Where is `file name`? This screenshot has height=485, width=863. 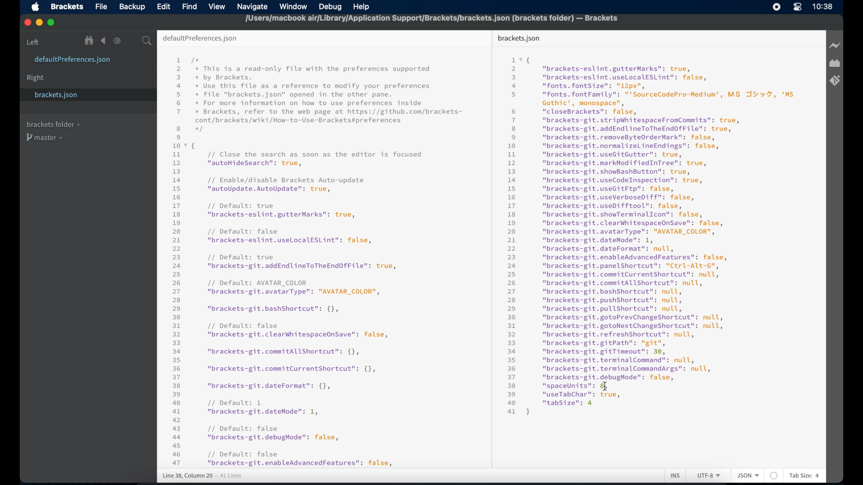 file name is located at coordinates (432, 19).